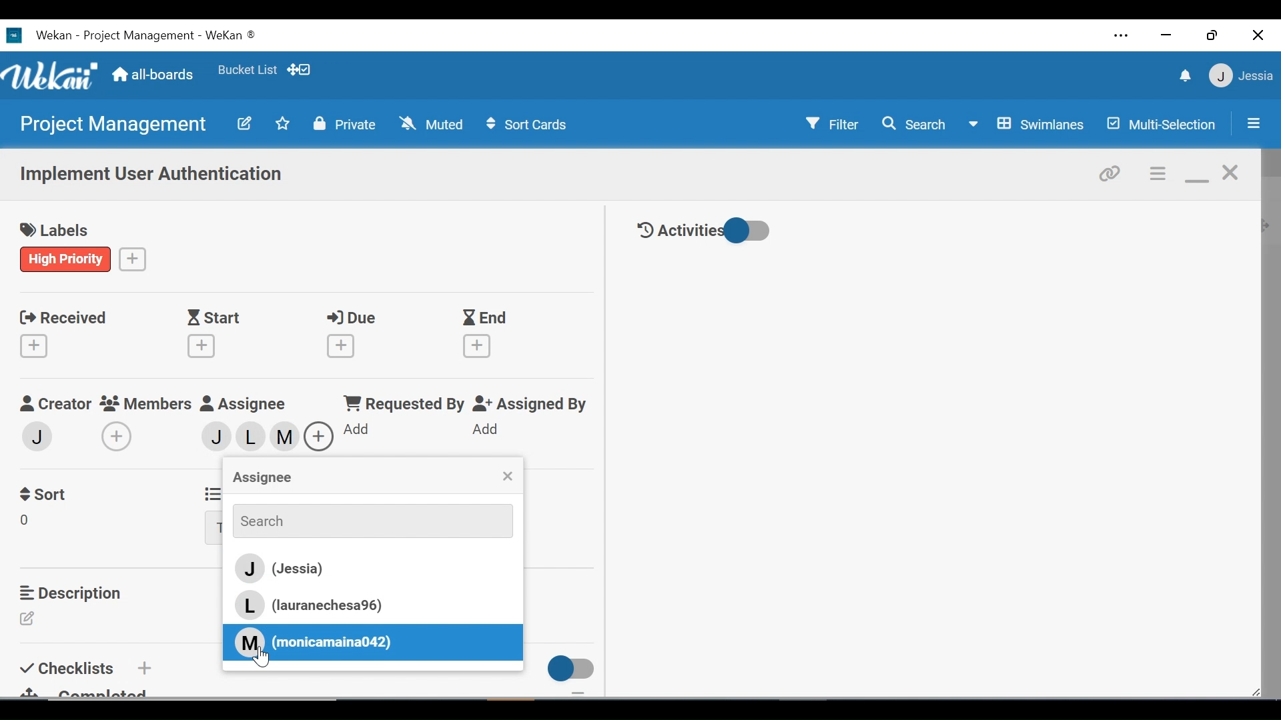  Describe the element at coordinates (478, 430) in the screenshot. I see `Add` at that location.